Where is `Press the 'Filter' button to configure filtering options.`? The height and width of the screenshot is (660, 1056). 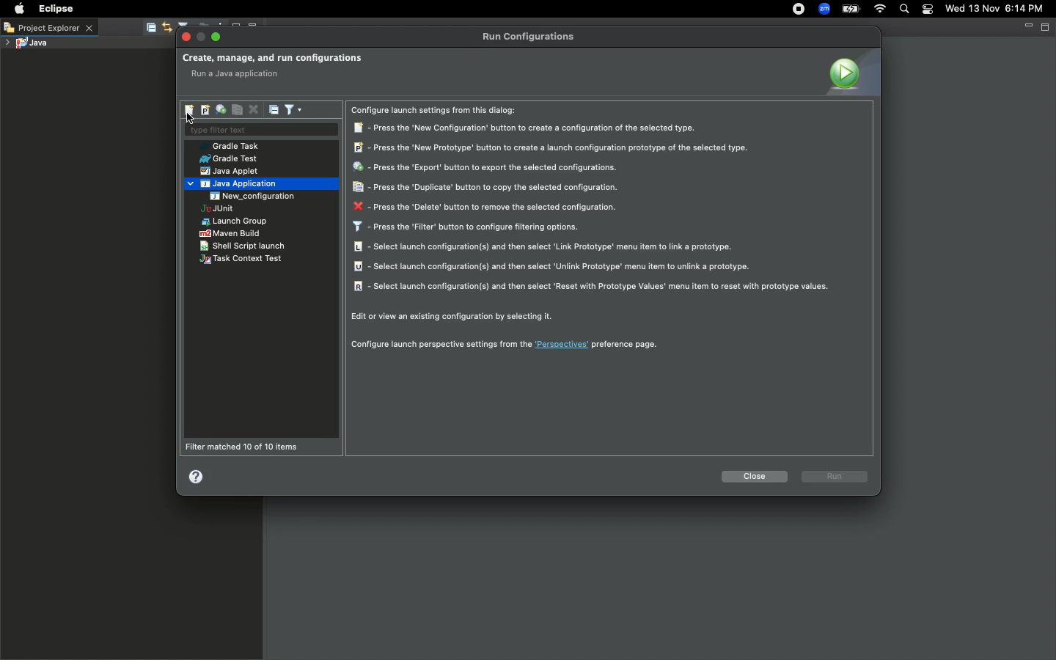
Press the 'Filter' button to configure filtering options. is located at coordinates (467, 227).